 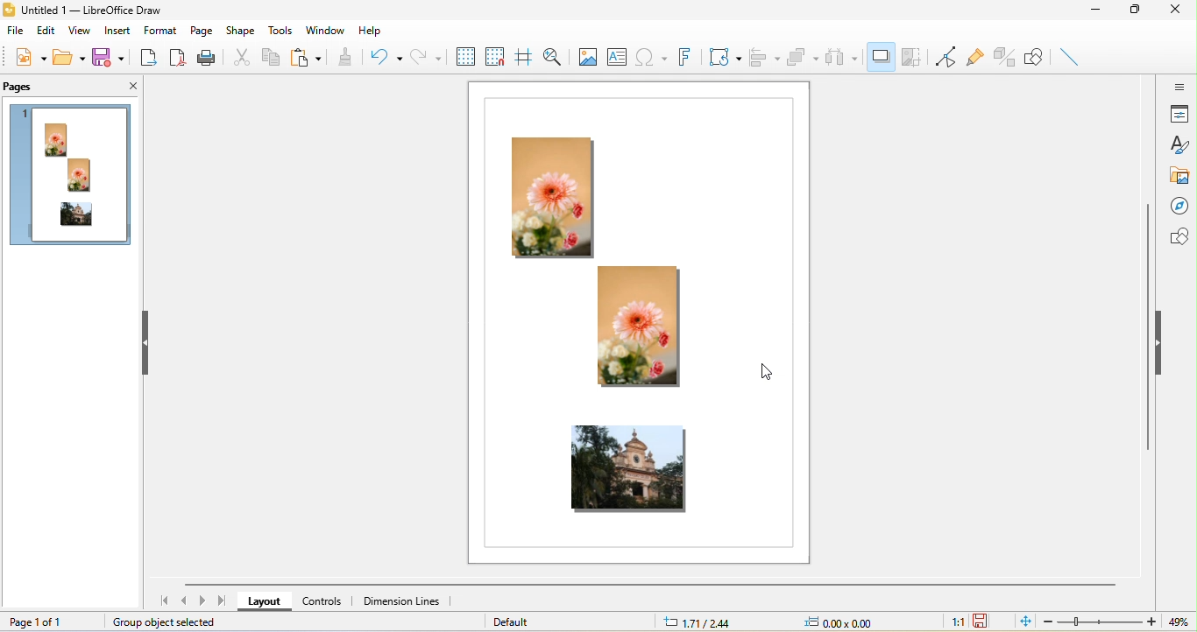 What do you see at coordinates (976, 58) in the screenshot?
I see `gluepoint function` at bounding box center [976, 58].